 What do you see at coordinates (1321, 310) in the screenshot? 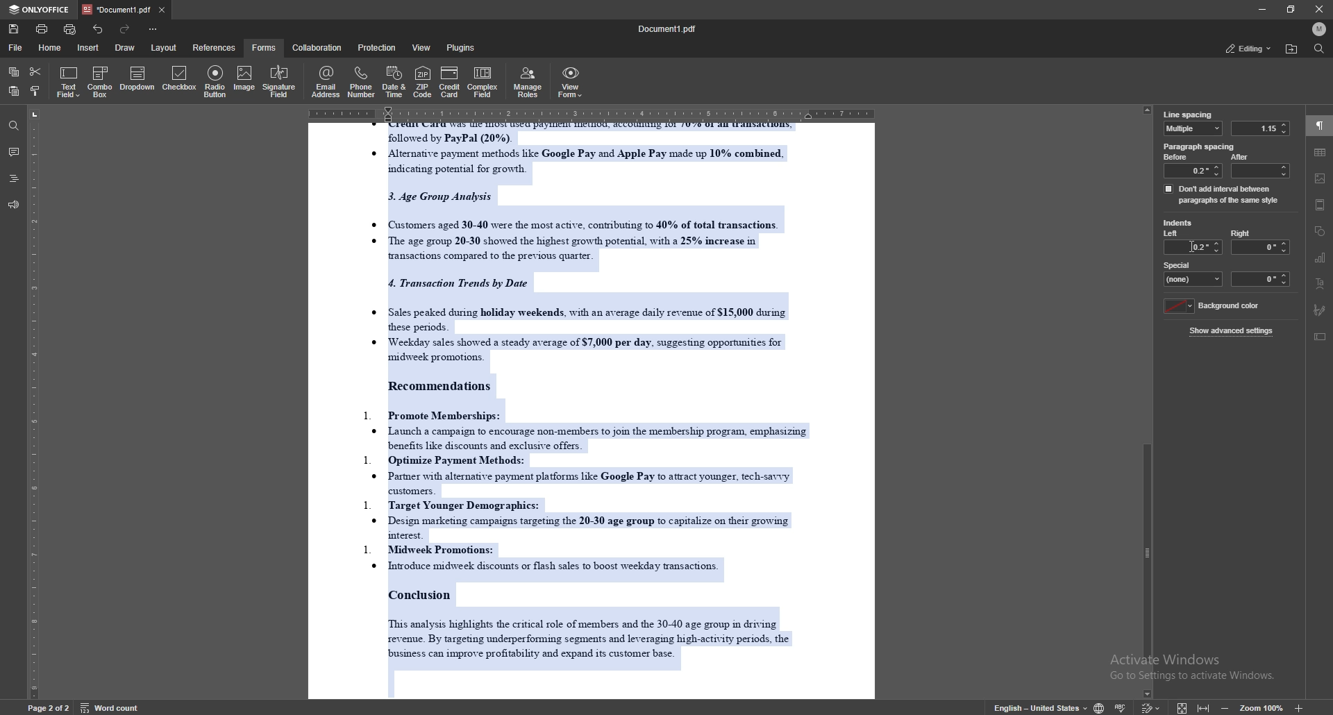
I see `signature field` at bounding box center [1321, 310].